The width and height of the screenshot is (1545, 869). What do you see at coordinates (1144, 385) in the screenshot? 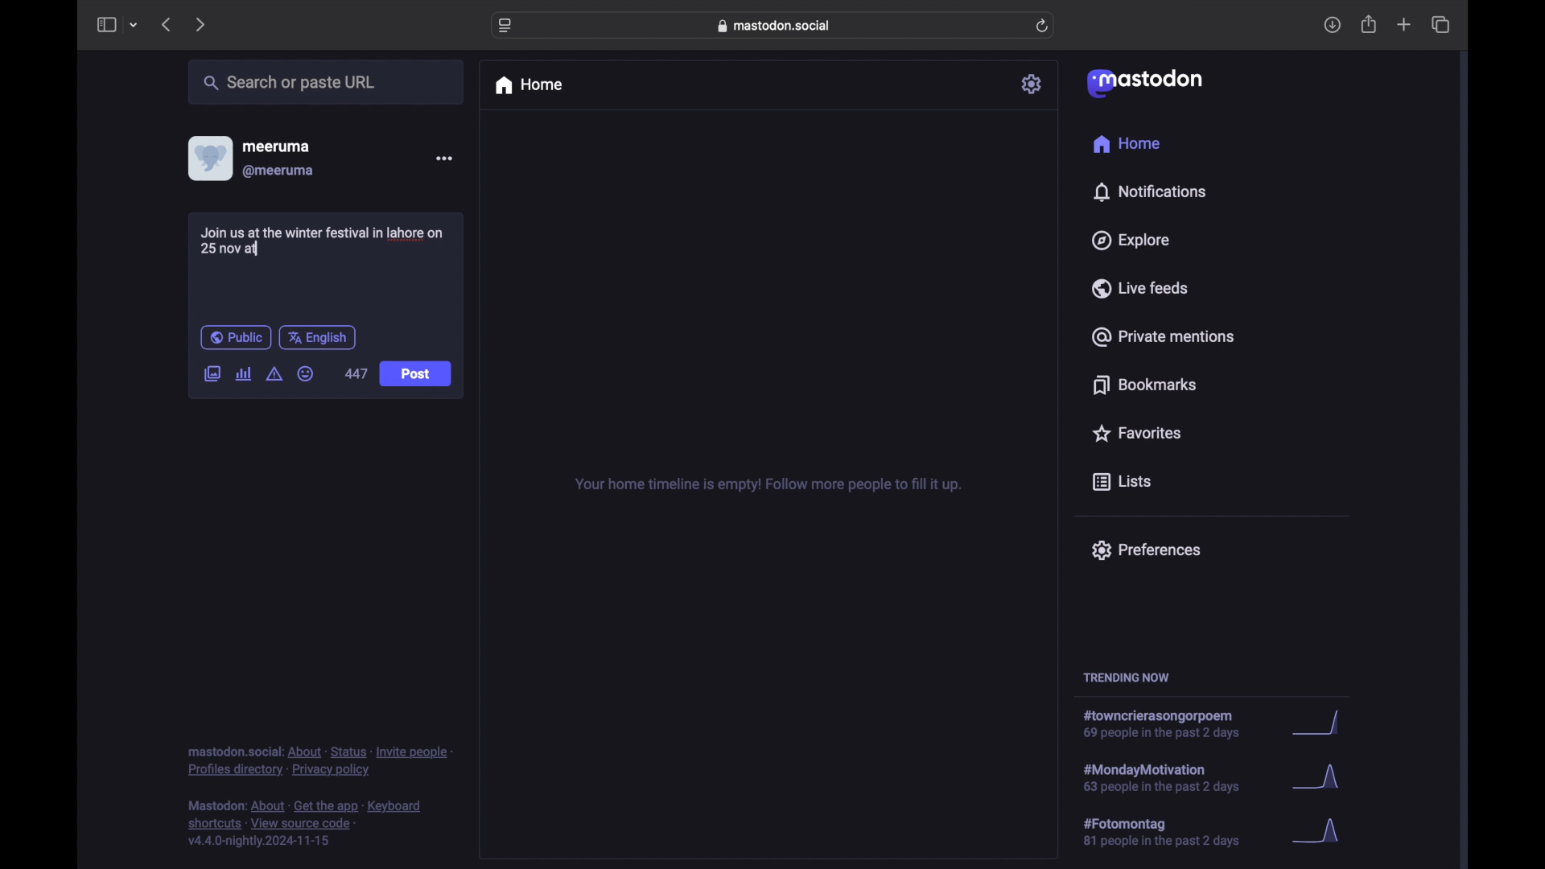
I see `bookmarks` at bounding box center [1144, 385].